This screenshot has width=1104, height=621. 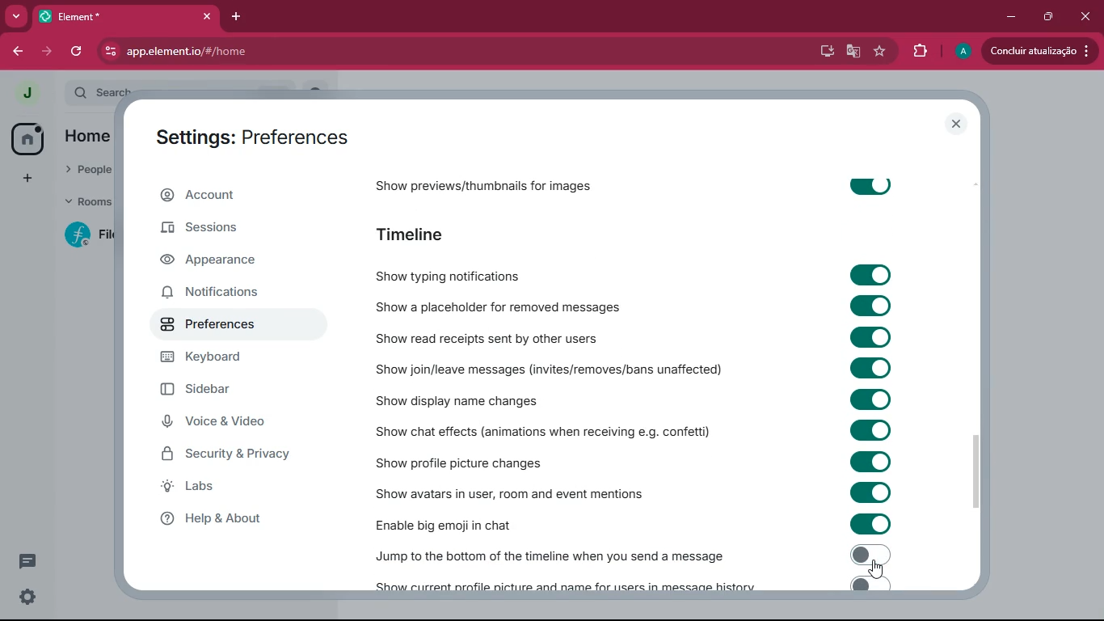 What do you see at coordinates (874, 524) in the screenshot?
I see `toggle on ` at bounding box center [874, 524].